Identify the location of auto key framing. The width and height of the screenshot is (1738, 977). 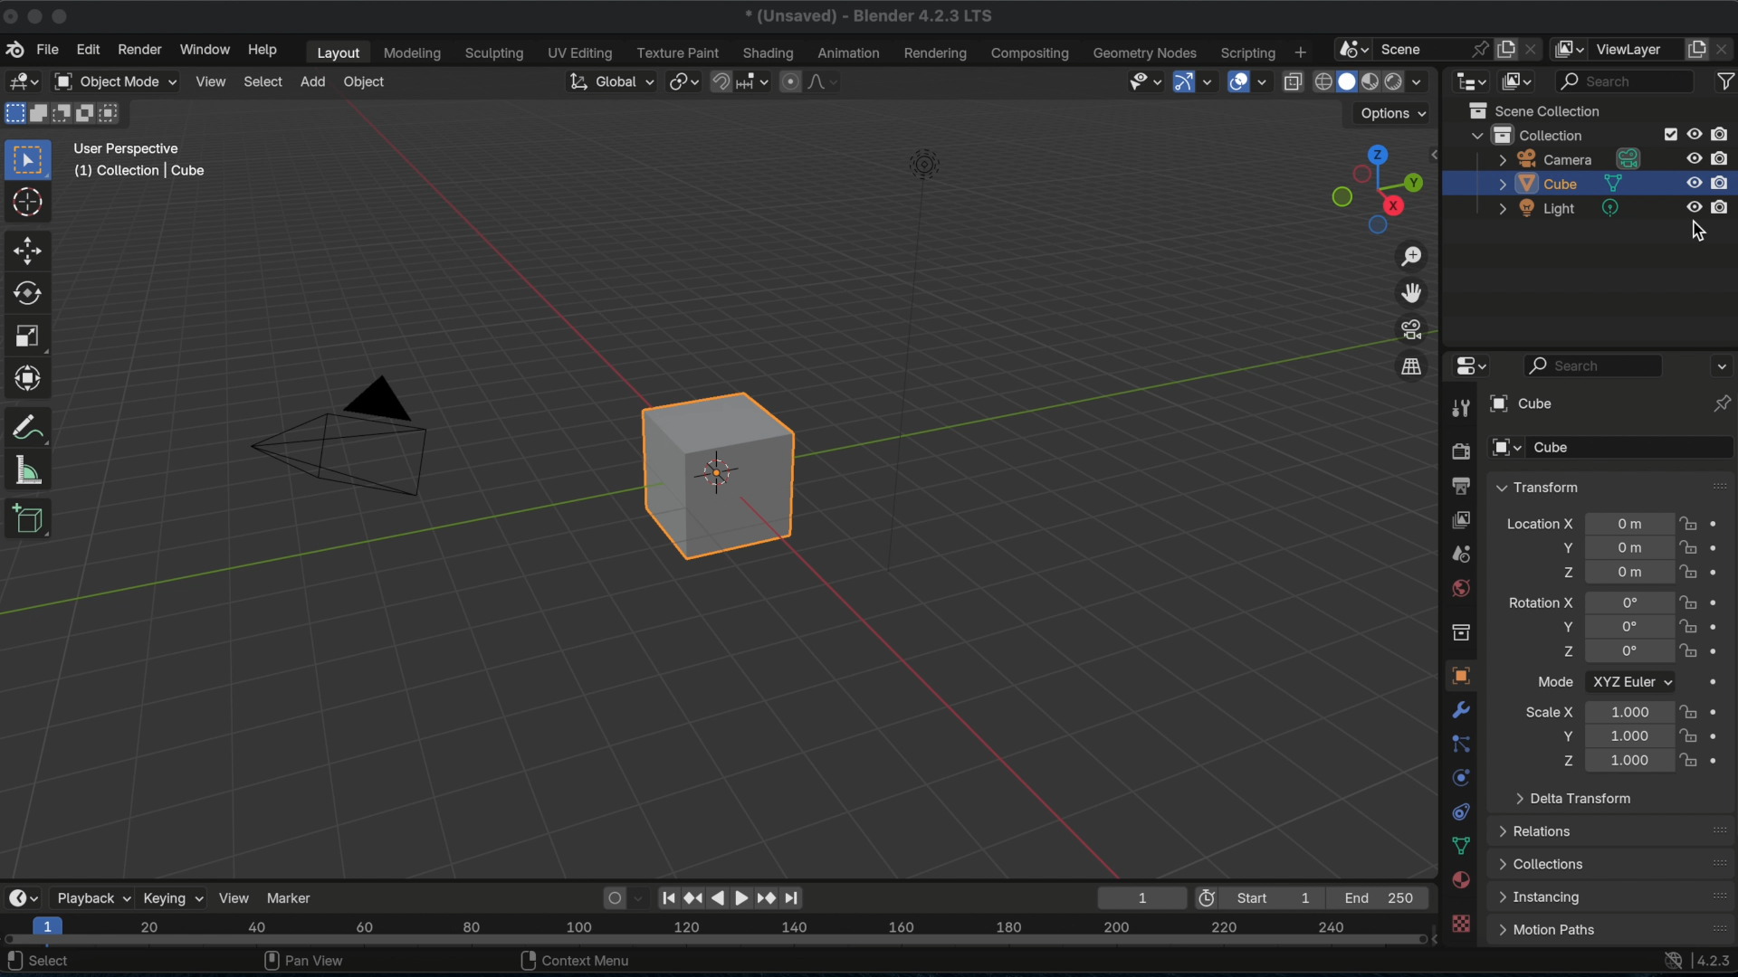
(637, 899).